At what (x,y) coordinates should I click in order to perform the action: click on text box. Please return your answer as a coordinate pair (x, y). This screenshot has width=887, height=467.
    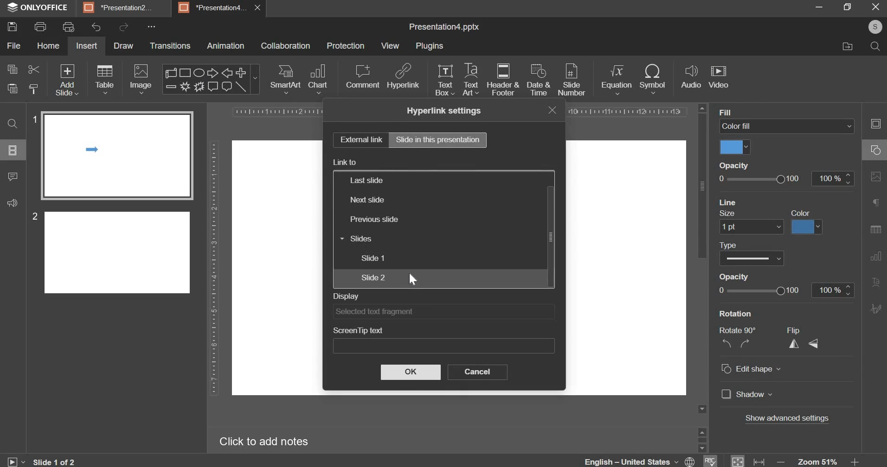
    Looking at the image, I should click on (446, 81).